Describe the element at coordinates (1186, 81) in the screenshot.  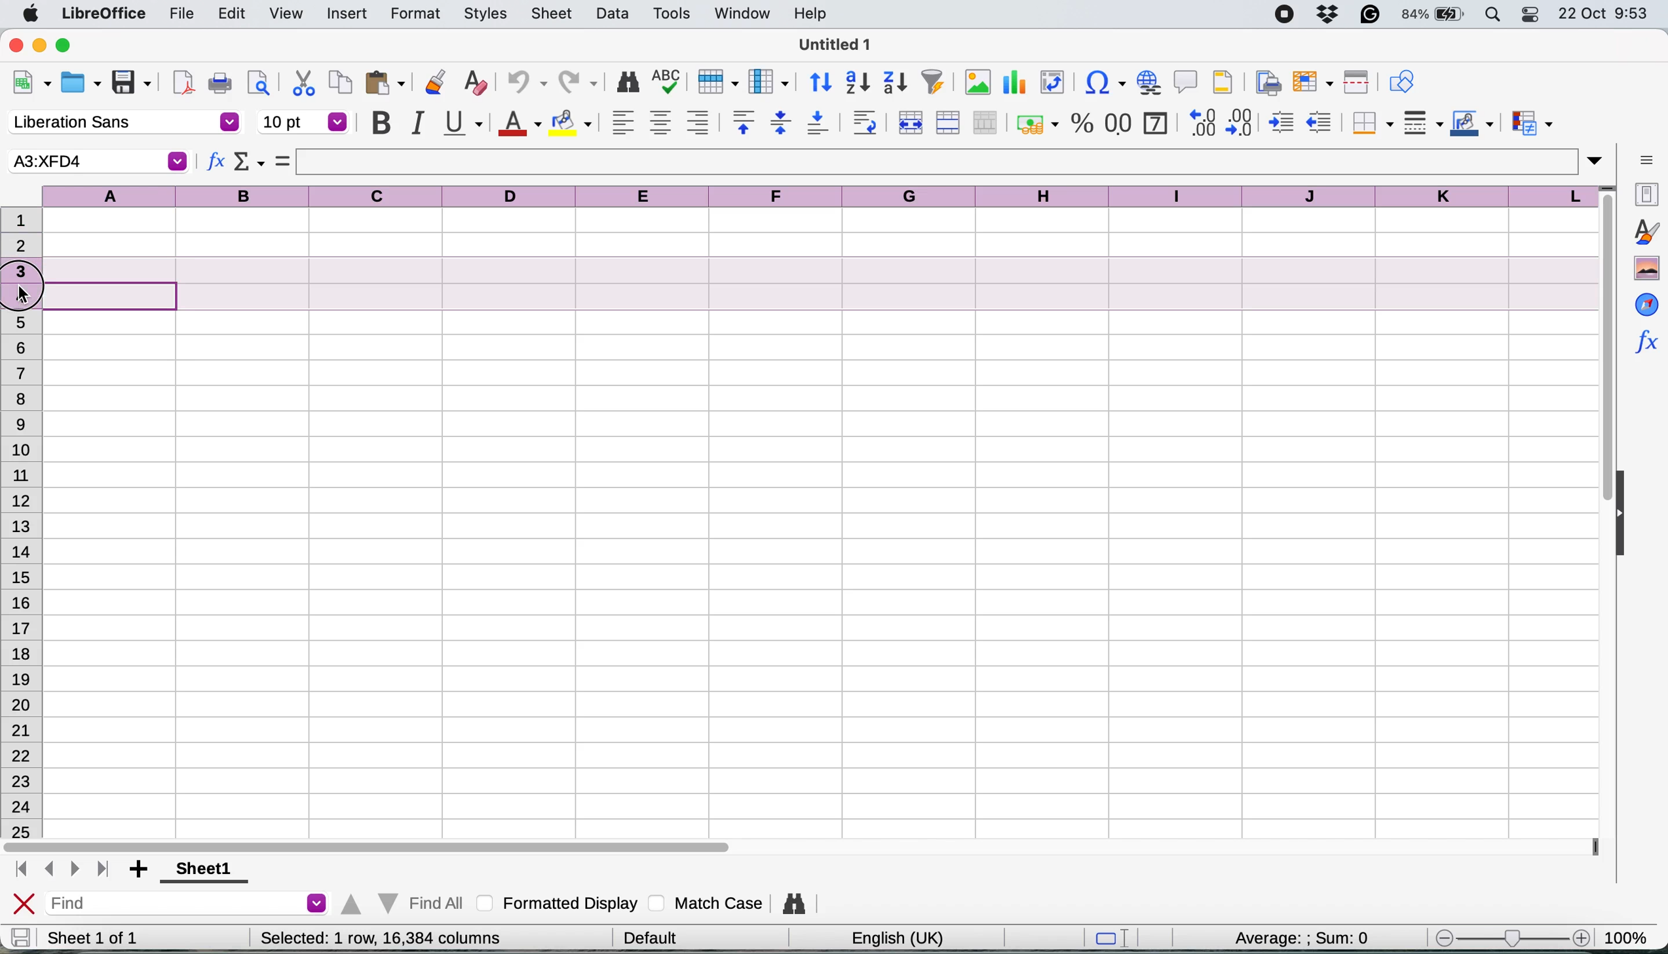
I see `insert comment` at that location.